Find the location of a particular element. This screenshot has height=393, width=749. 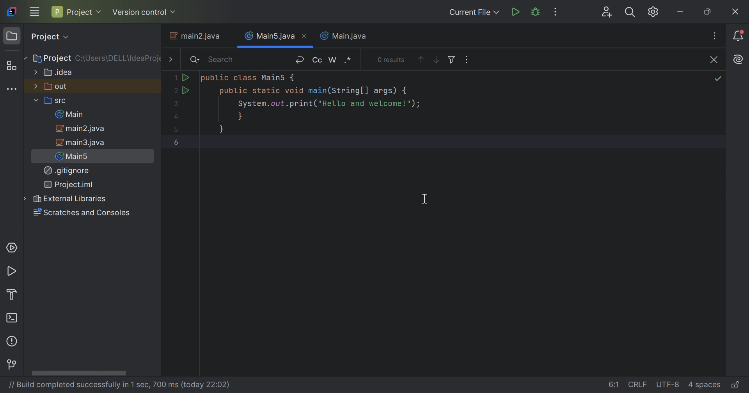

out is located at coordinates (51, 86).